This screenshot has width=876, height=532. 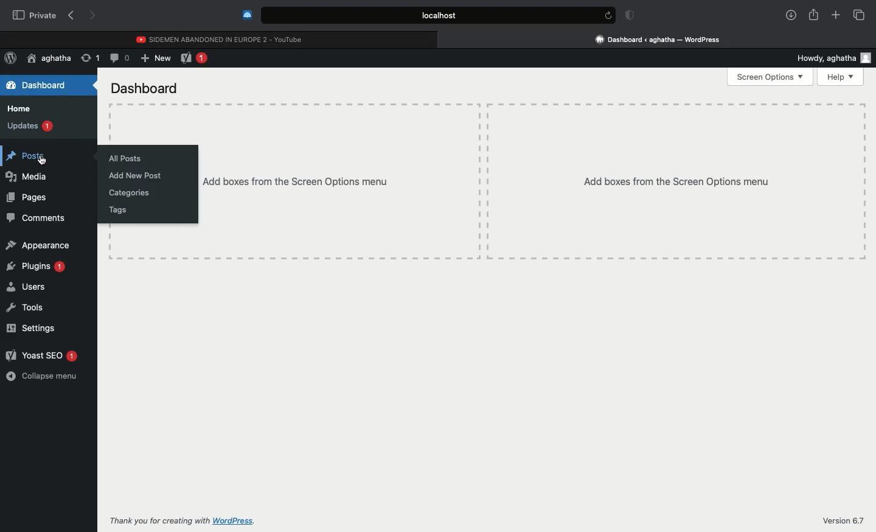 What do you see at coordinates (27, 199) in the screenshot?
I see `Pages` at bounding box center [27, 199].